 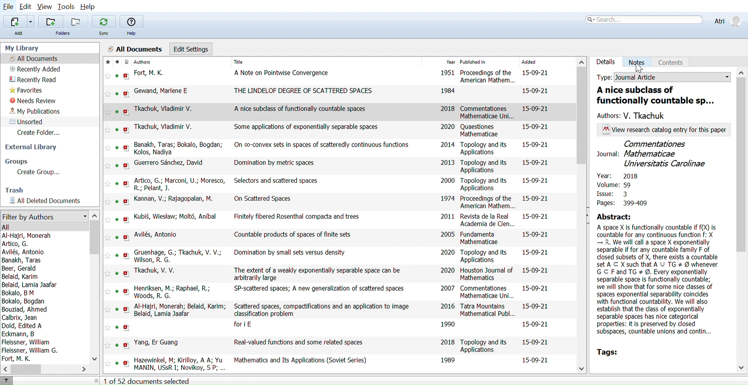 I want to click on 15-09-21, so click(x=536, y=343).